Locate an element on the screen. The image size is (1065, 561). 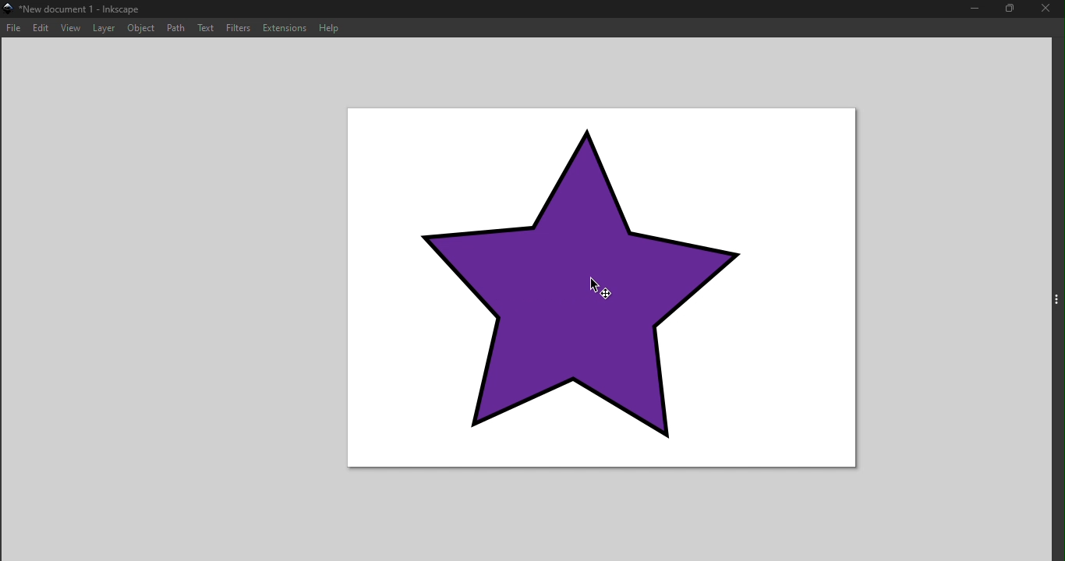
Extensions is located at coordinates (283, 28).